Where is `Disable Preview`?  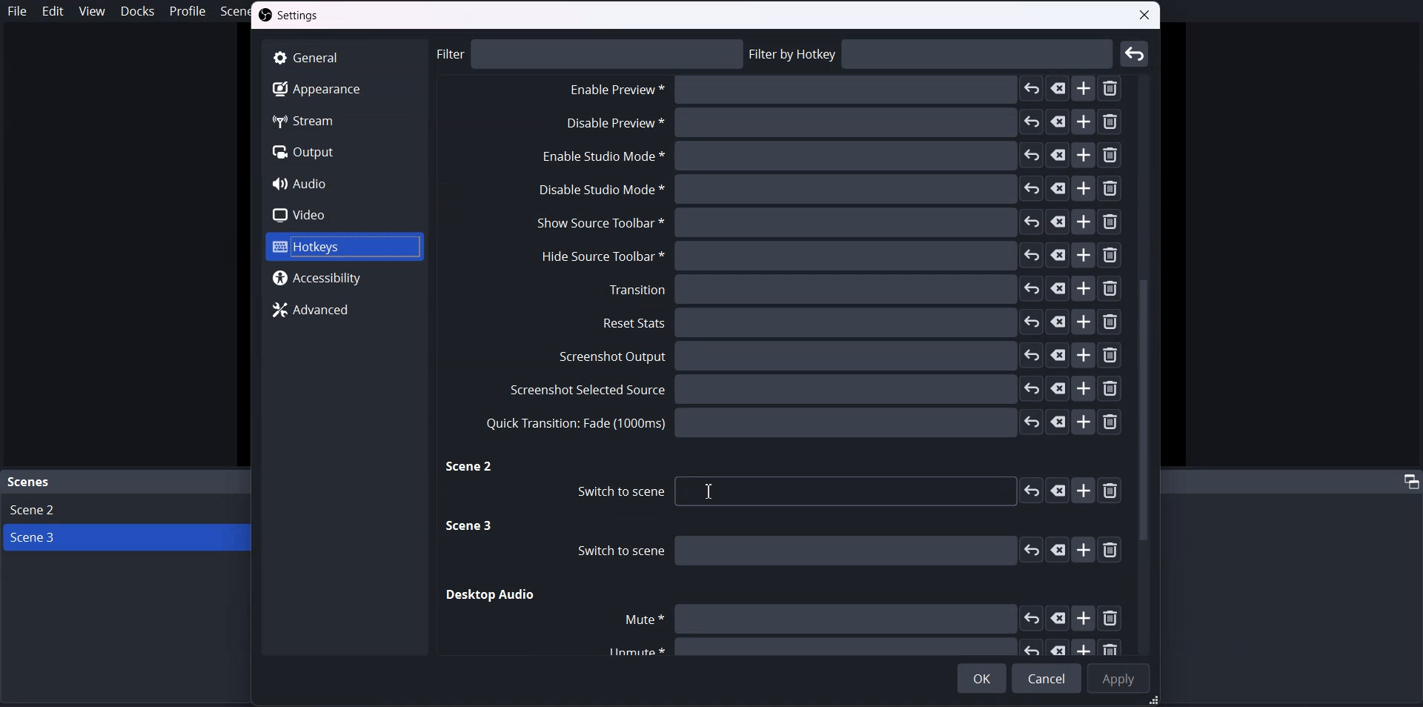
Disable Preview is located at coordinates (839, 92).